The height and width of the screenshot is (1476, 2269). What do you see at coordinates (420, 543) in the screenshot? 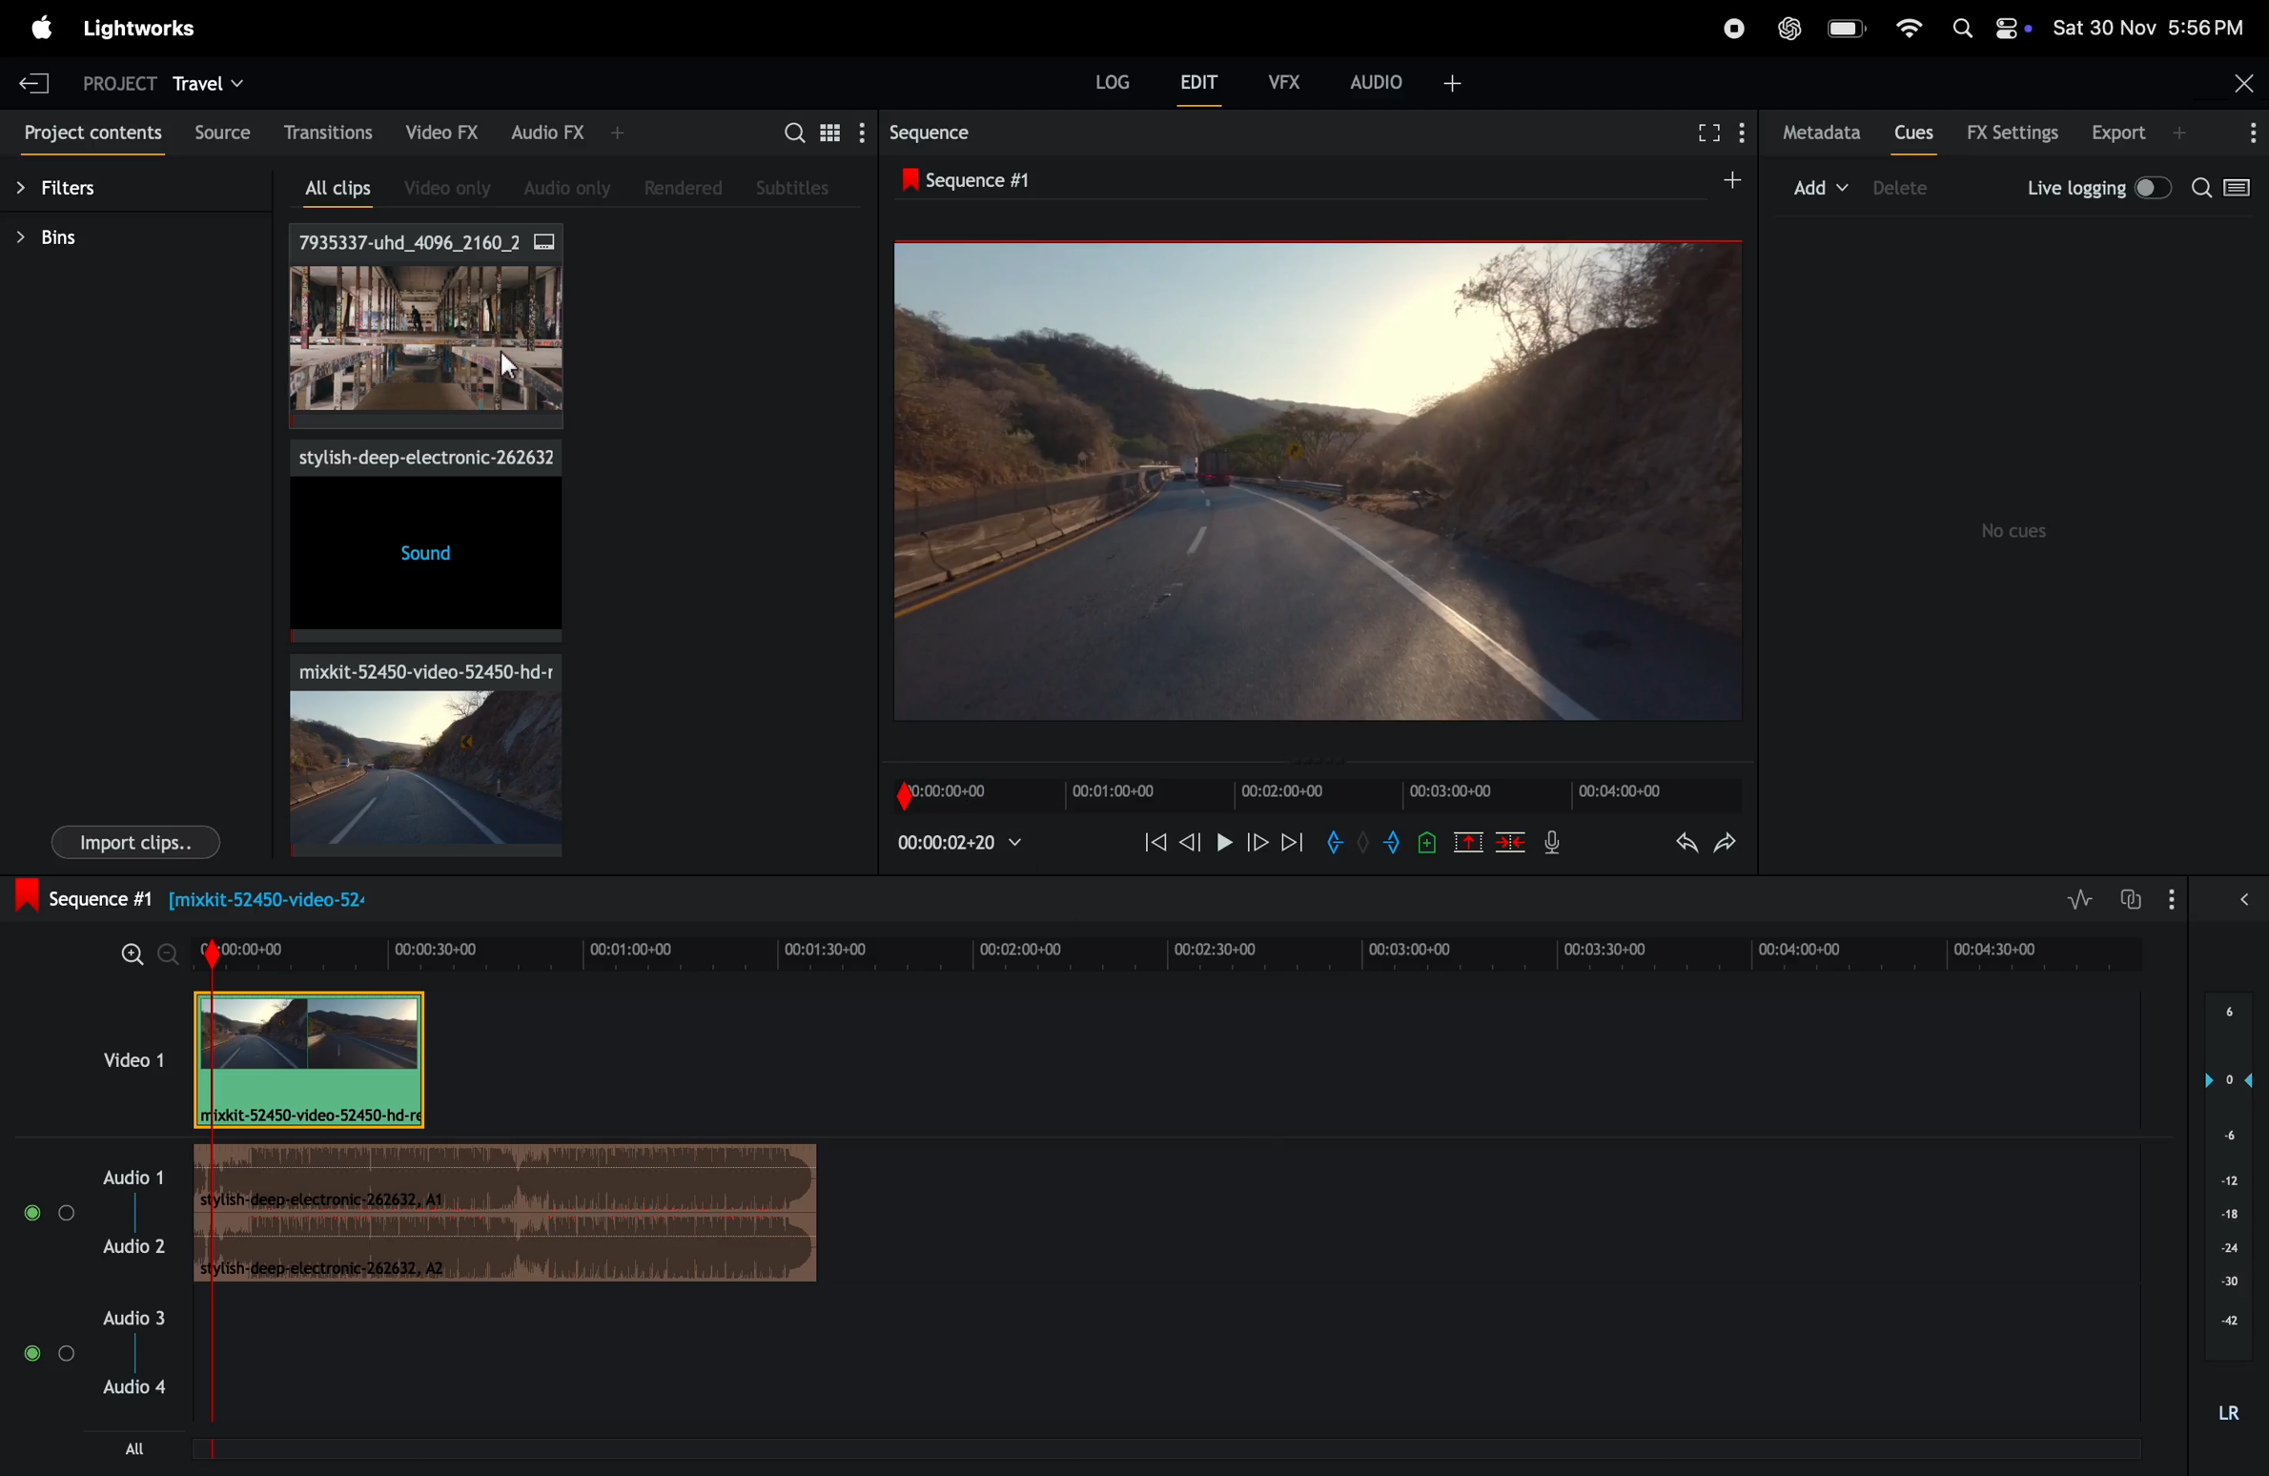
I see `sound effects` at bounding box center [420, 543].